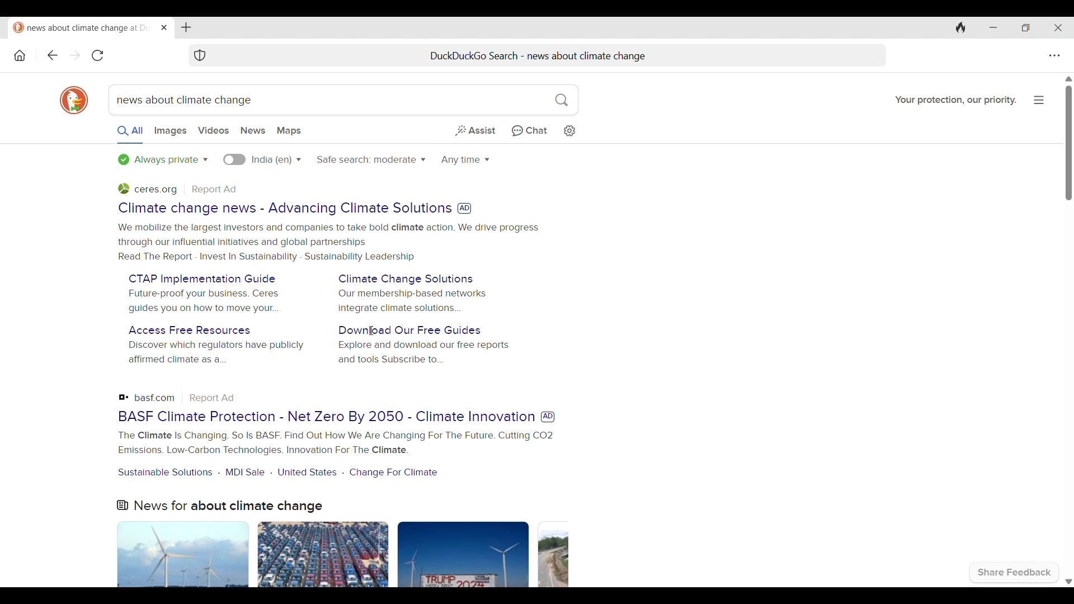 This screenshot has height=604, width=1074. Describe the element at coordinates (548, 55) in the screenshot. I see `Duckduckgo search - news about climate change` at that location.